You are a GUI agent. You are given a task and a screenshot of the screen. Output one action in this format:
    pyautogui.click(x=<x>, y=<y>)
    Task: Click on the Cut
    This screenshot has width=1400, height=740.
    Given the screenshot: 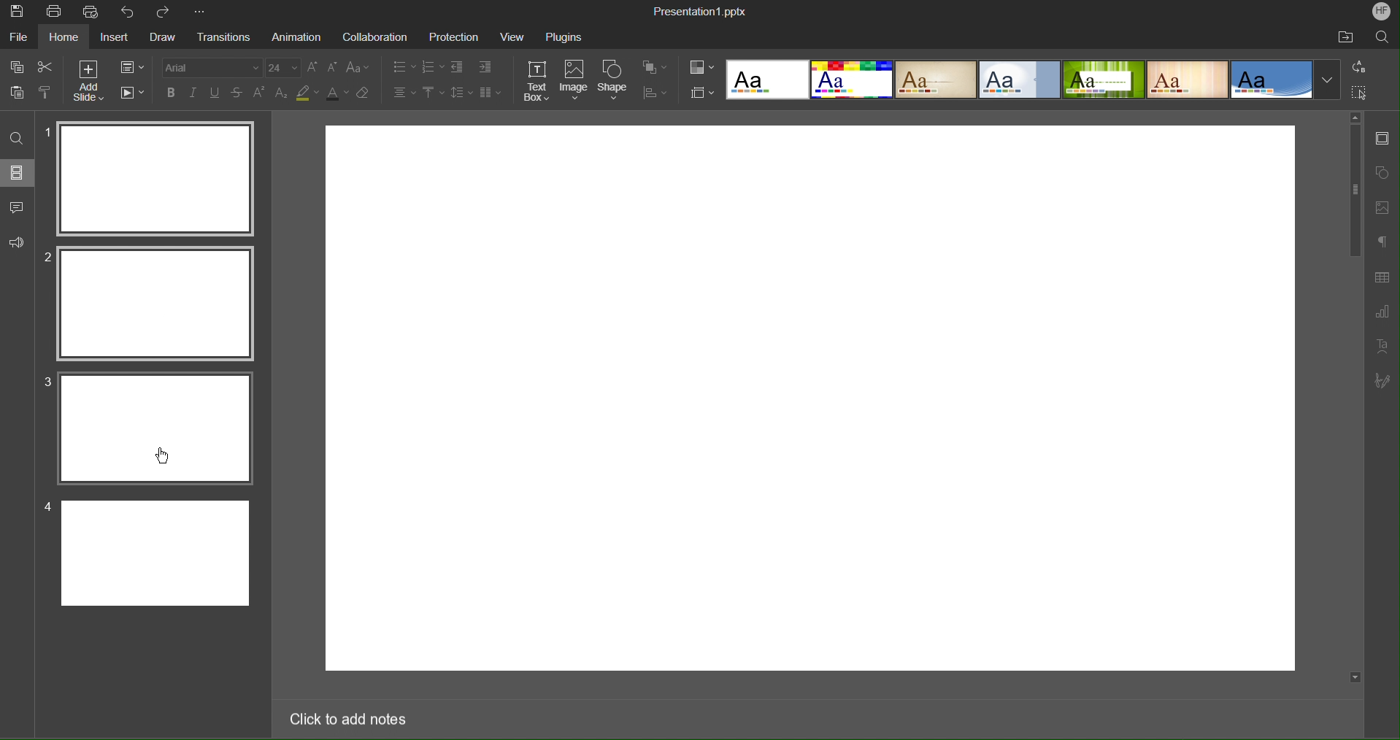 What is the action you would take?
    pyautogui.click(x=47, y=66)
    